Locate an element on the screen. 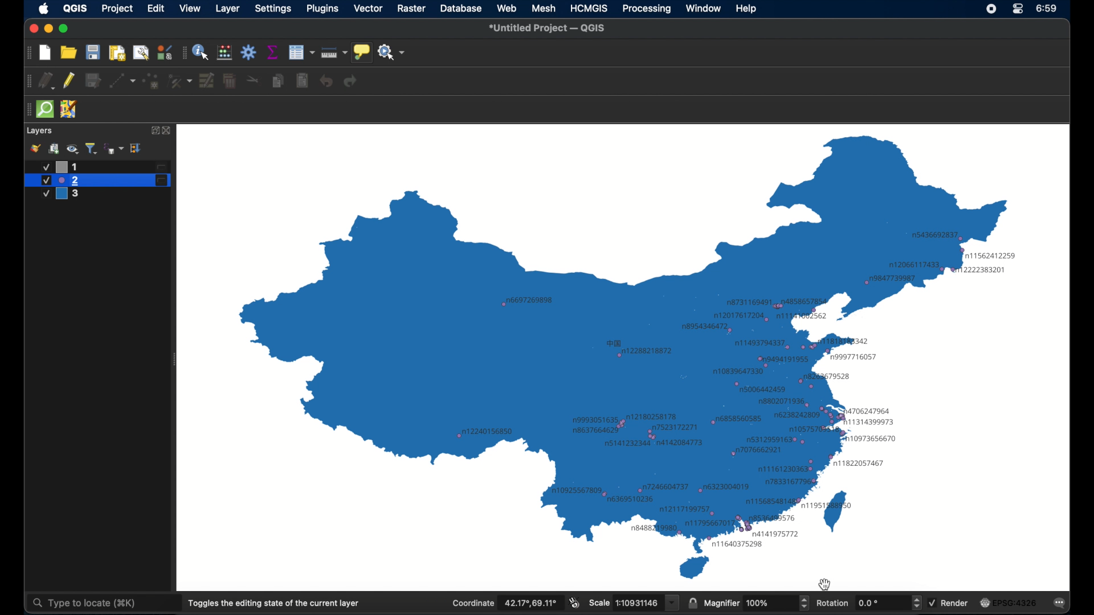  maximize  is located at coordinates (64, 29).